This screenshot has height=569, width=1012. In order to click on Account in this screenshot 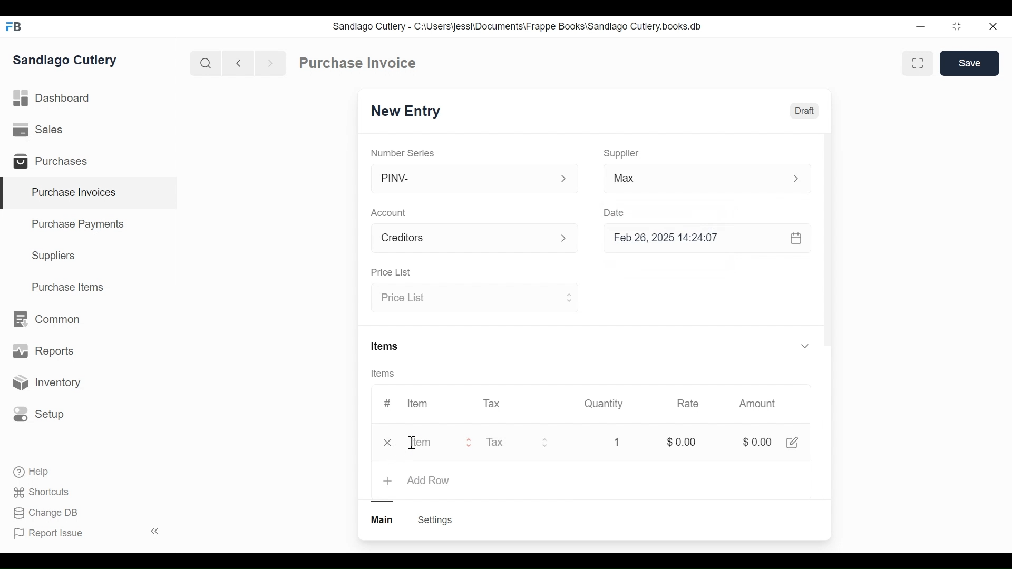, I will do `click(462, 240)`.